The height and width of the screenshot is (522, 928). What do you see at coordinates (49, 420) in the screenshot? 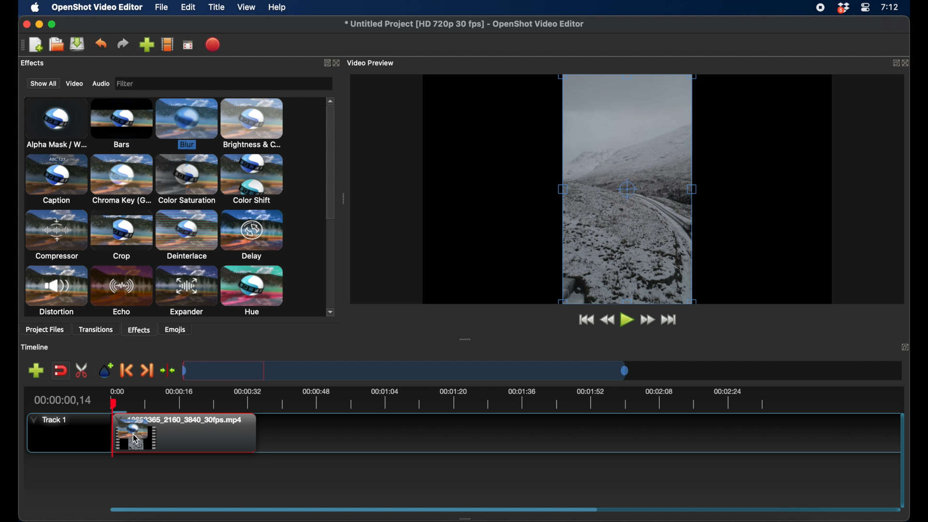
I see `track 1` at bounding box center [49, 420].